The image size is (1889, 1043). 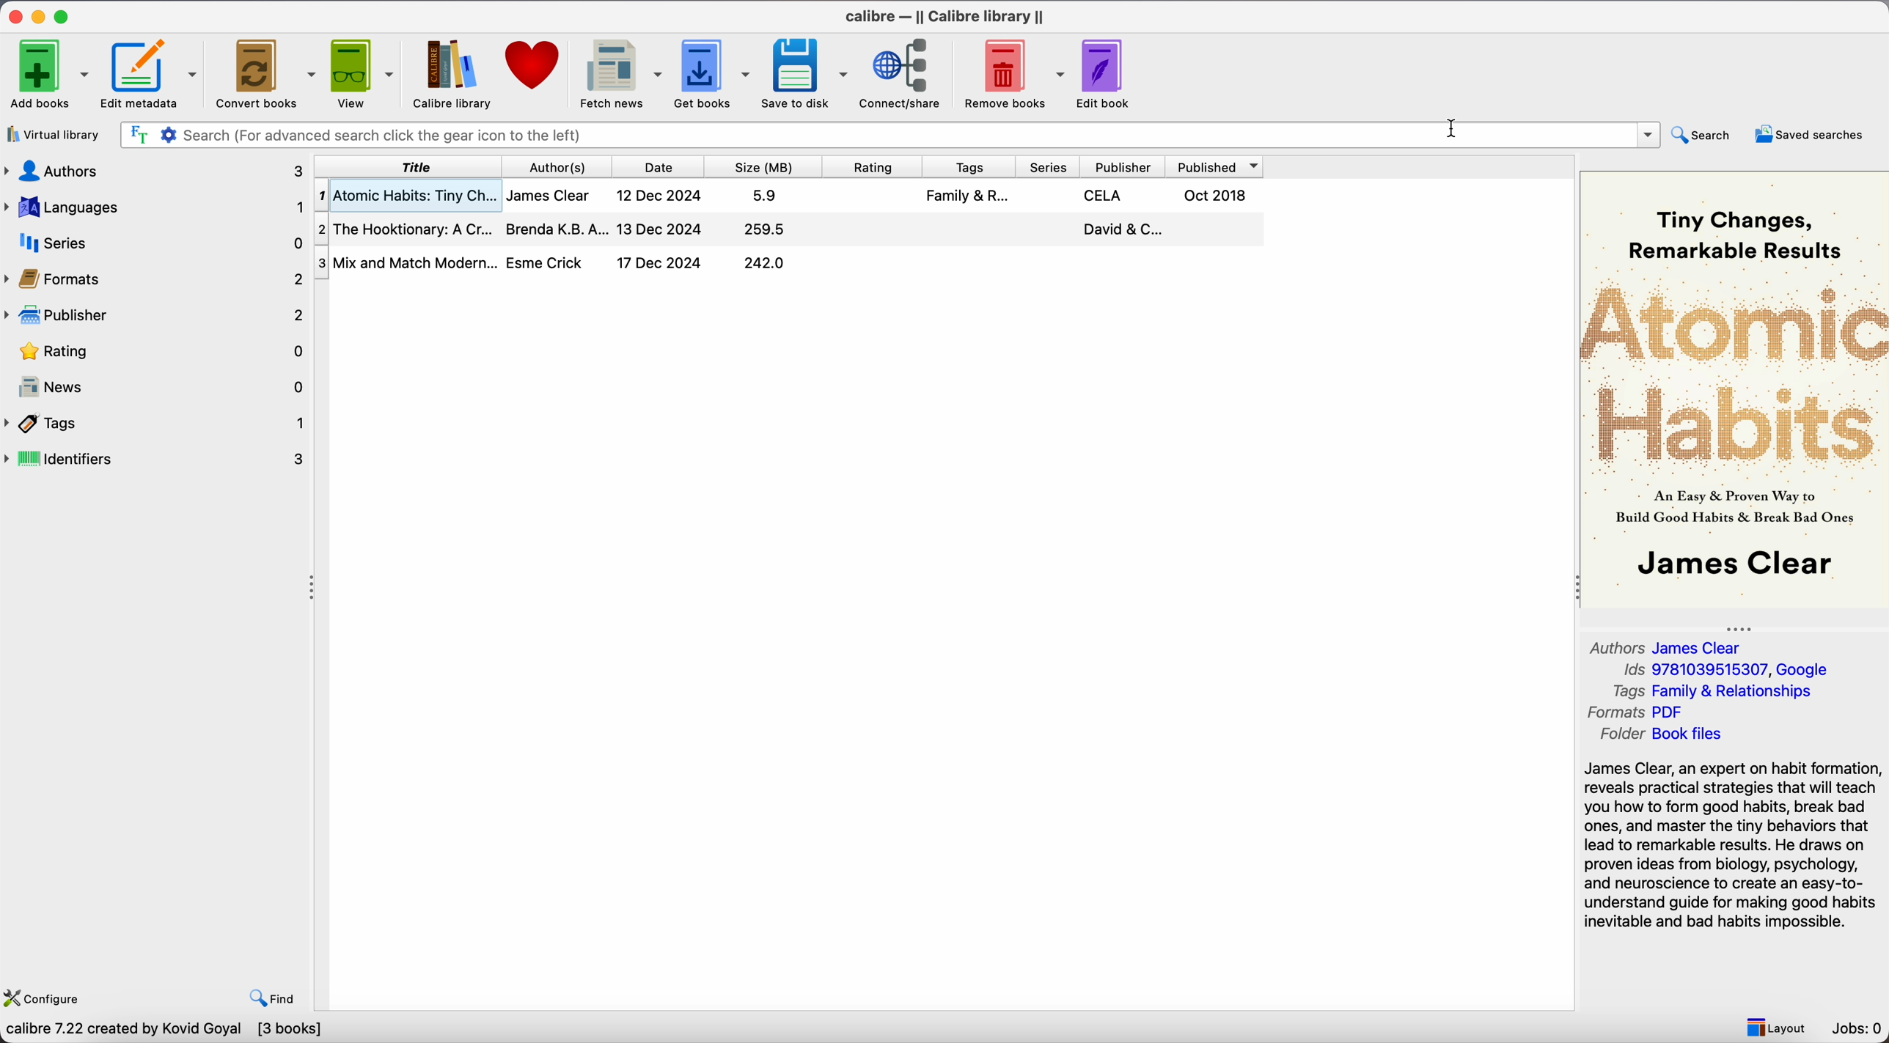 What do you see at coordinates (659, 196) in the screenshot?
I see `12 Dec 2024` at bounding box center [659, 196].